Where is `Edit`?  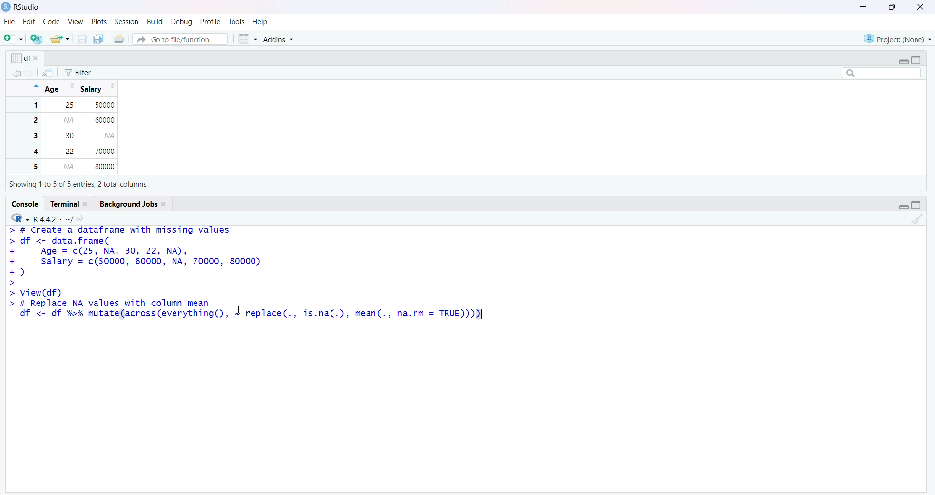 Edit is located at coordinates (30, 22).